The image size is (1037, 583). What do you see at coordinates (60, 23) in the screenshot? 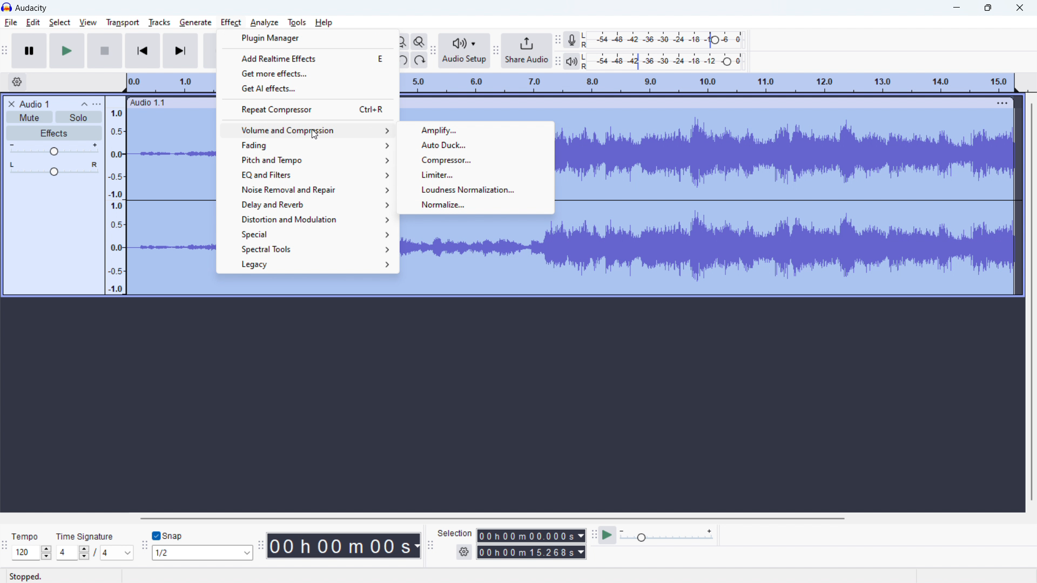
I see `select` at bounding box center [60, 23].